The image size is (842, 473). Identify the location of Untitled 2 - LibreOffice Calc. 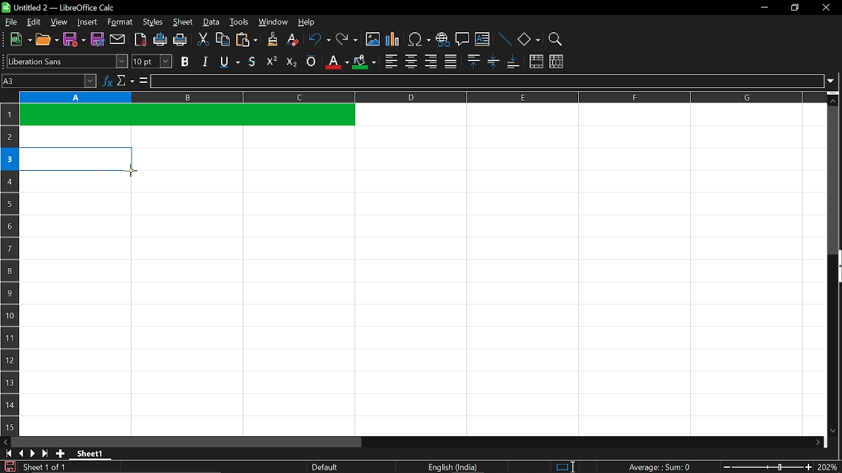
(59, 7).